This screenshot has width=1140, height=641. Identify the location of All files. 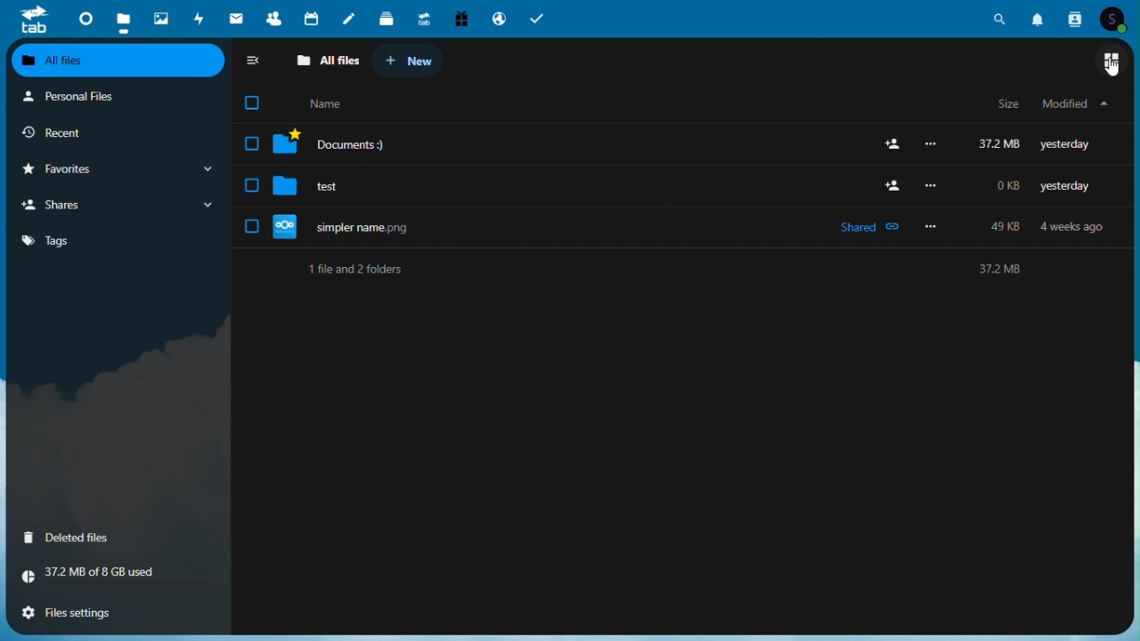
(328, 59).